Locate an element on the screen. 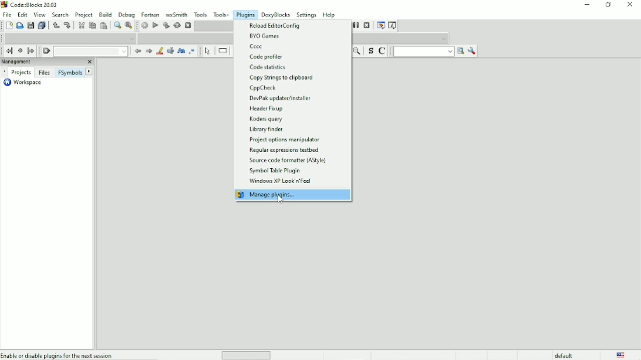  Zoom out is located at coordinates (357, 51).